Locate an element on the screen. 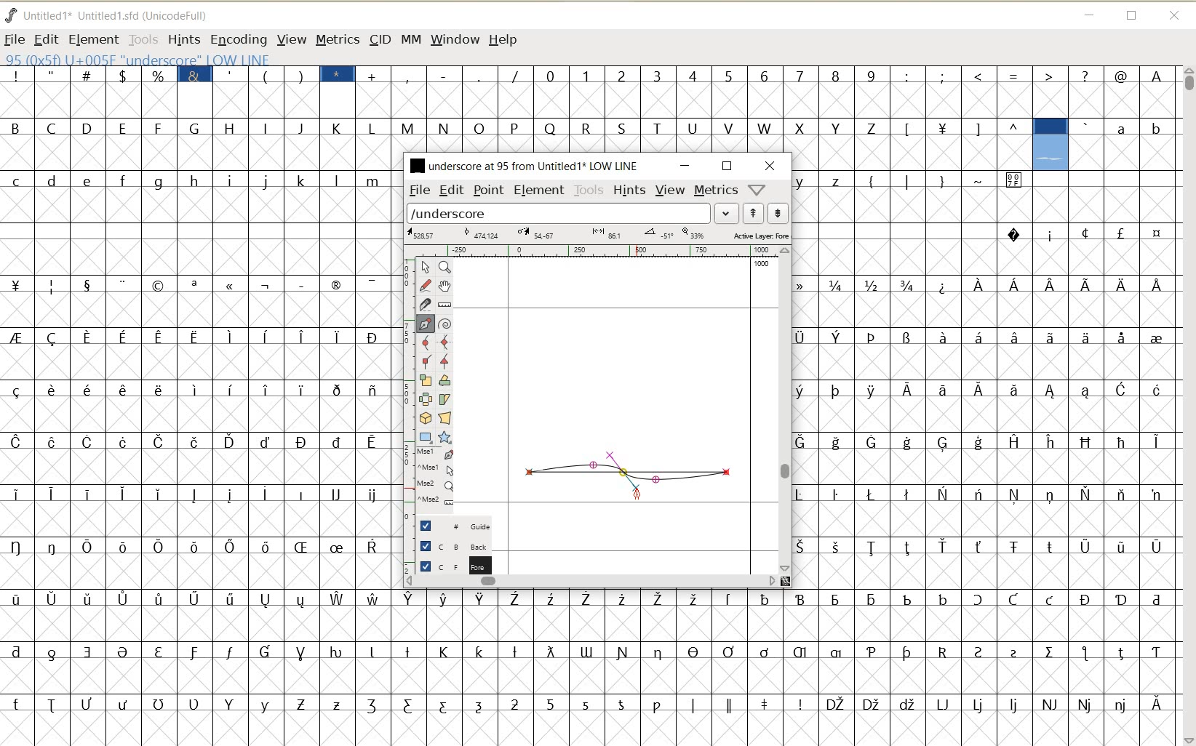 The height and width of the screenshot is (746, 1196). GUIDE is located at coordinates (452, 524).